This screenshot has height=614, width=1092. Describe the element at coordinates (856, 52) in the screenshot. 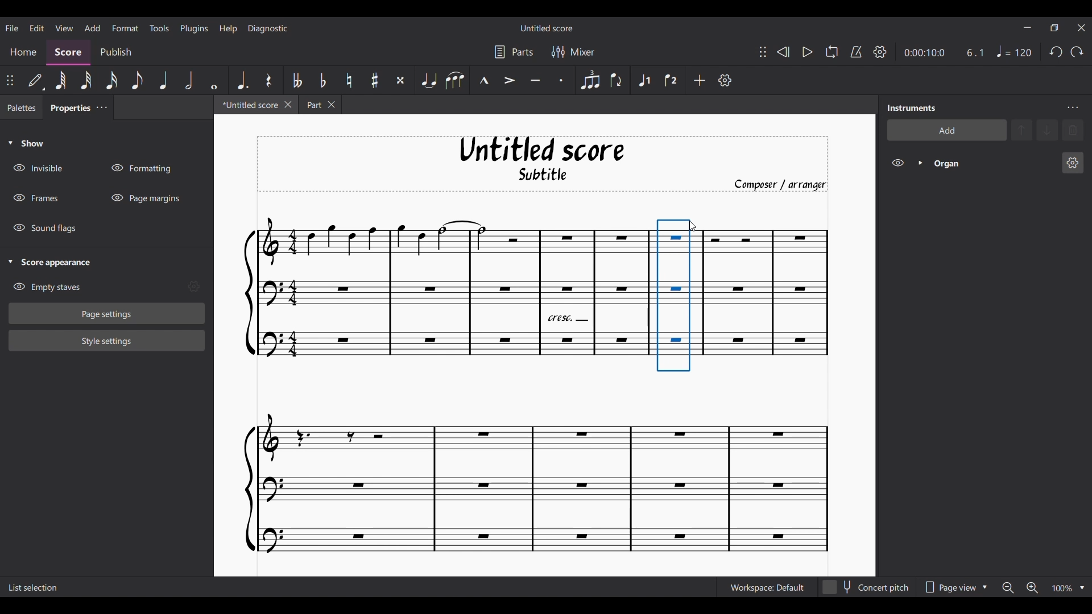

I see `Metronome` at that location.